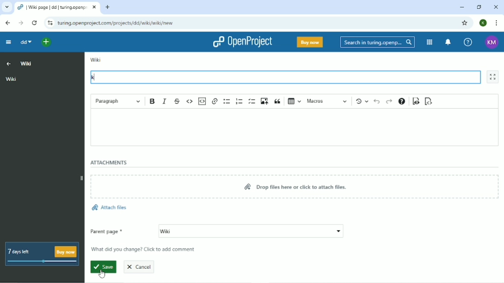 The width and height of the screenshot is (504, 283). What do you see at coordinates (49, 23) in the screenshot?
I see `View site information` at bounding box center [49, 23].